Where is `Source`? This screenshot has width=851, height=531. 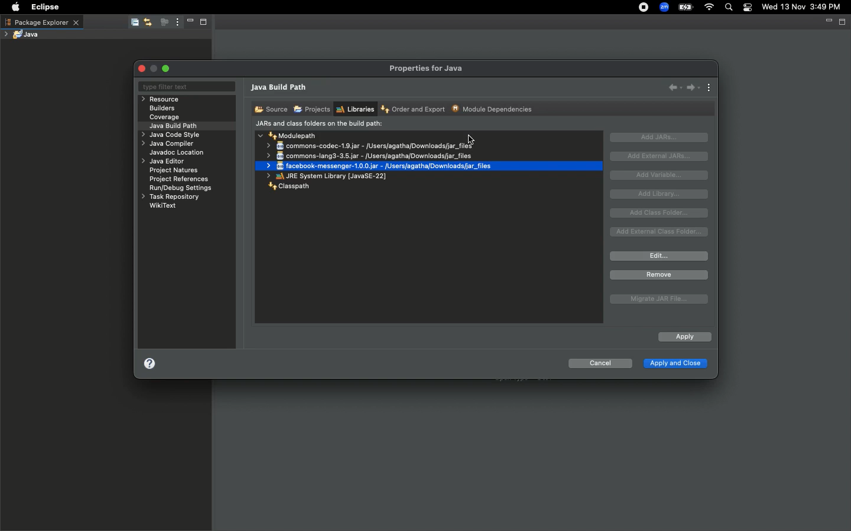
Source is located at coordinates (269, 109).